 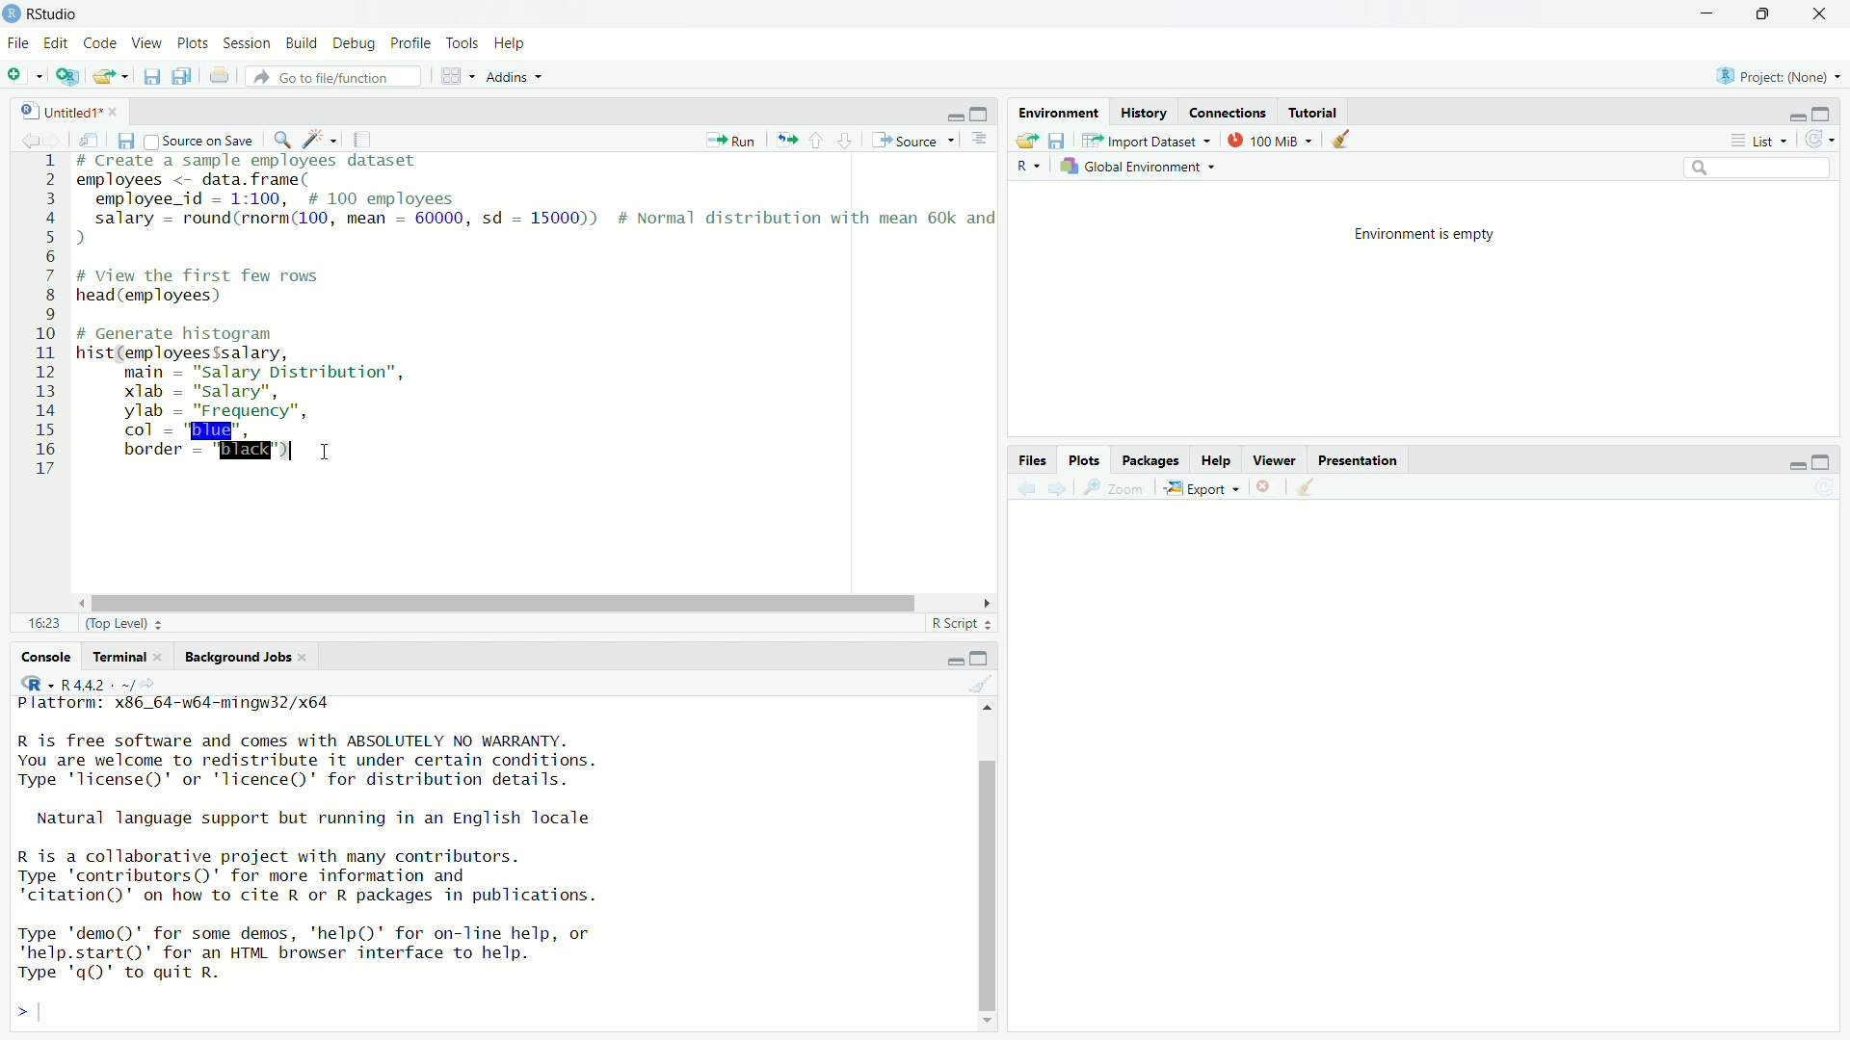 What do you see at coordinates (979, 658) in the screenshot?
I see `Maximise ` at bounding box center [979, 658].